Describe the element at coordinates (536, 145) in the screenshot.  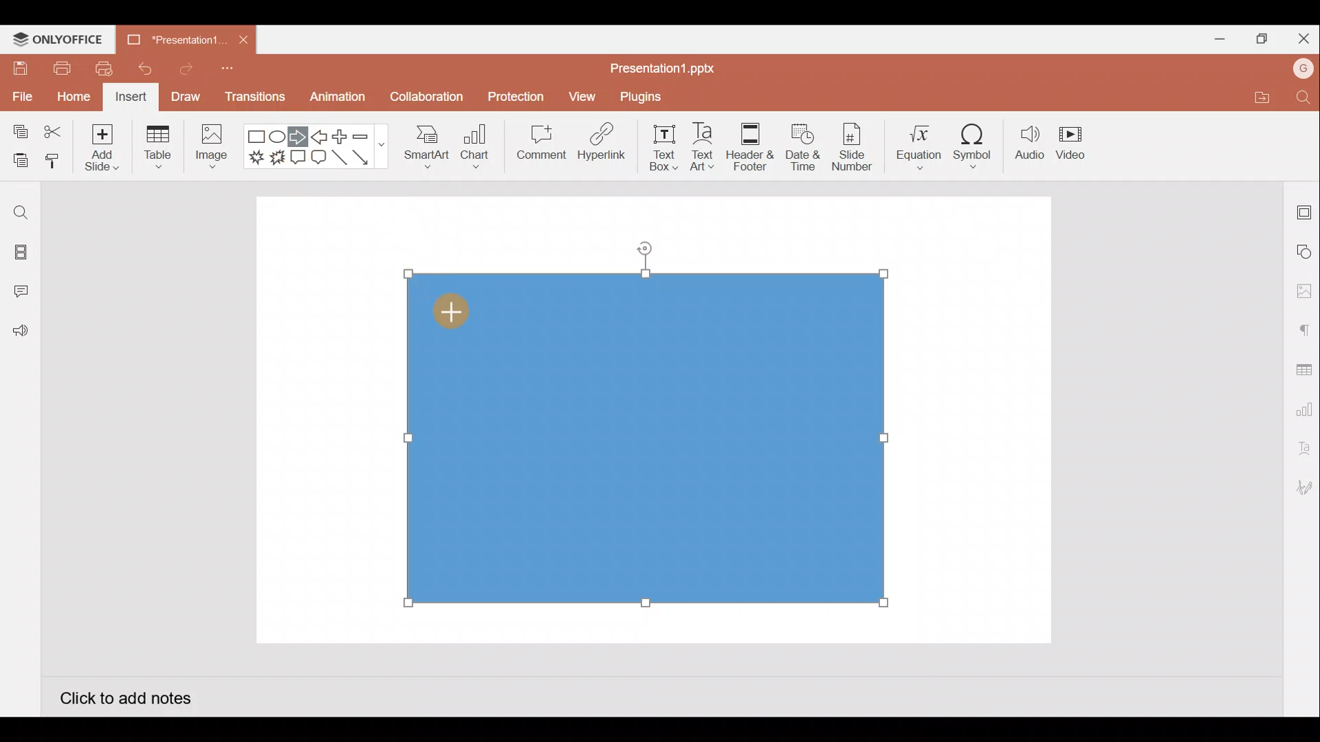
I see `Comment` at that location.